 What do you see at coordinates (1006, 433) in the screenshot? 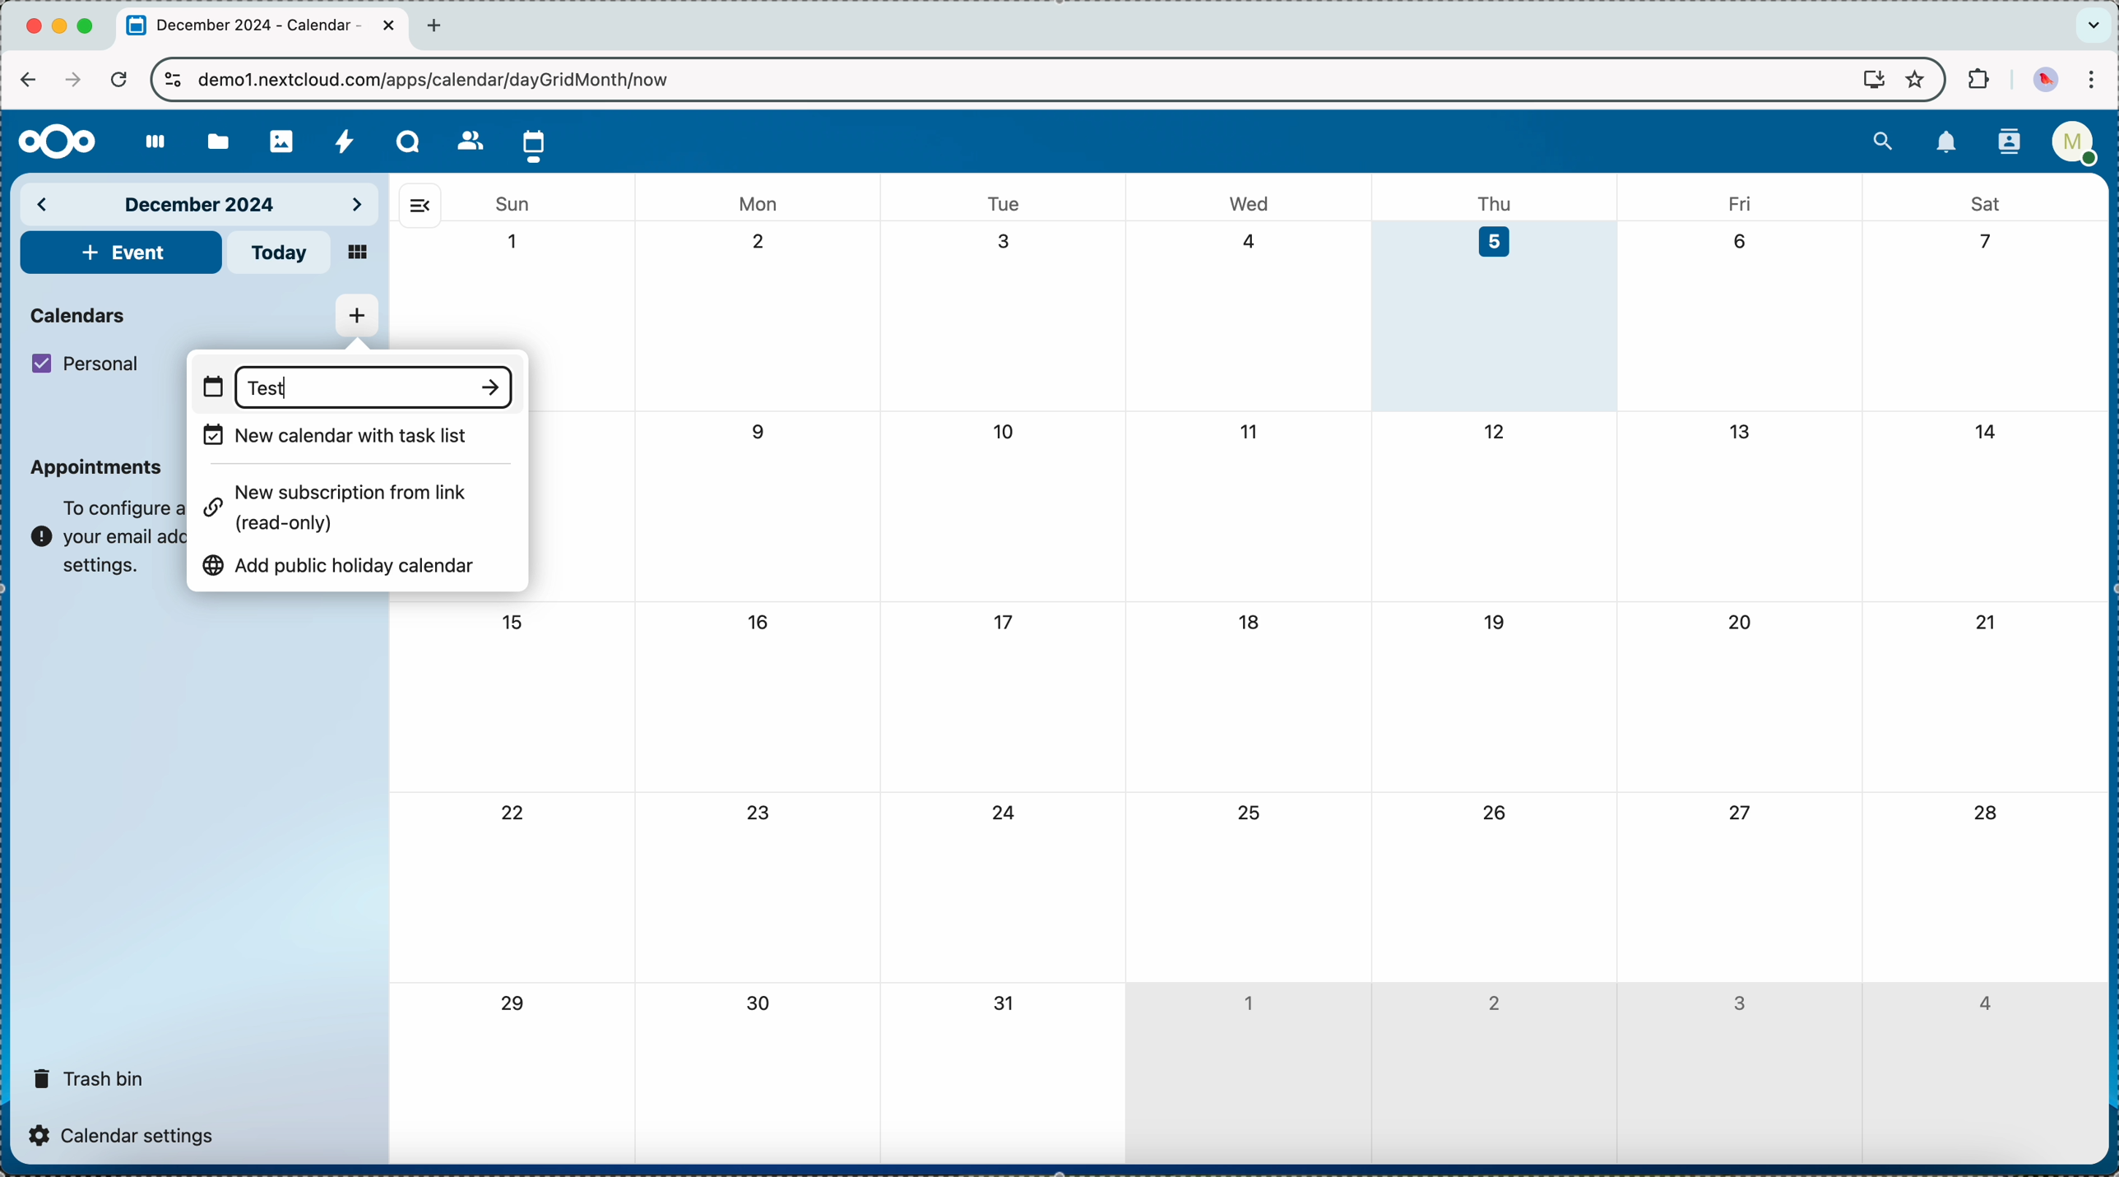
I see `10` at bounding box center [1006, 433].